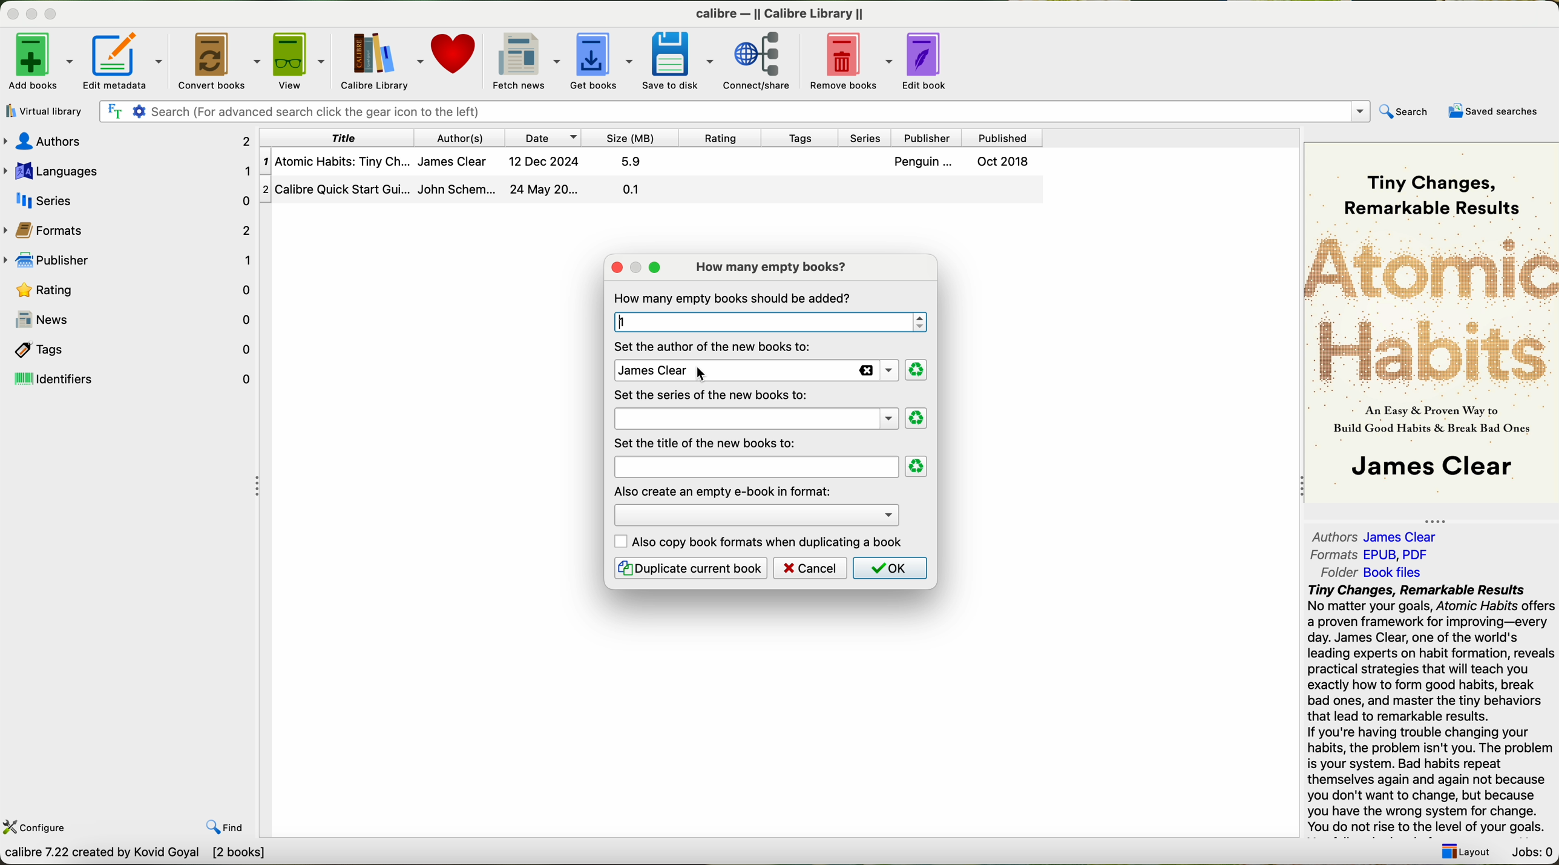  Describe the element at coordinates (635, 137) in the screenshot. I see `size` at that location.